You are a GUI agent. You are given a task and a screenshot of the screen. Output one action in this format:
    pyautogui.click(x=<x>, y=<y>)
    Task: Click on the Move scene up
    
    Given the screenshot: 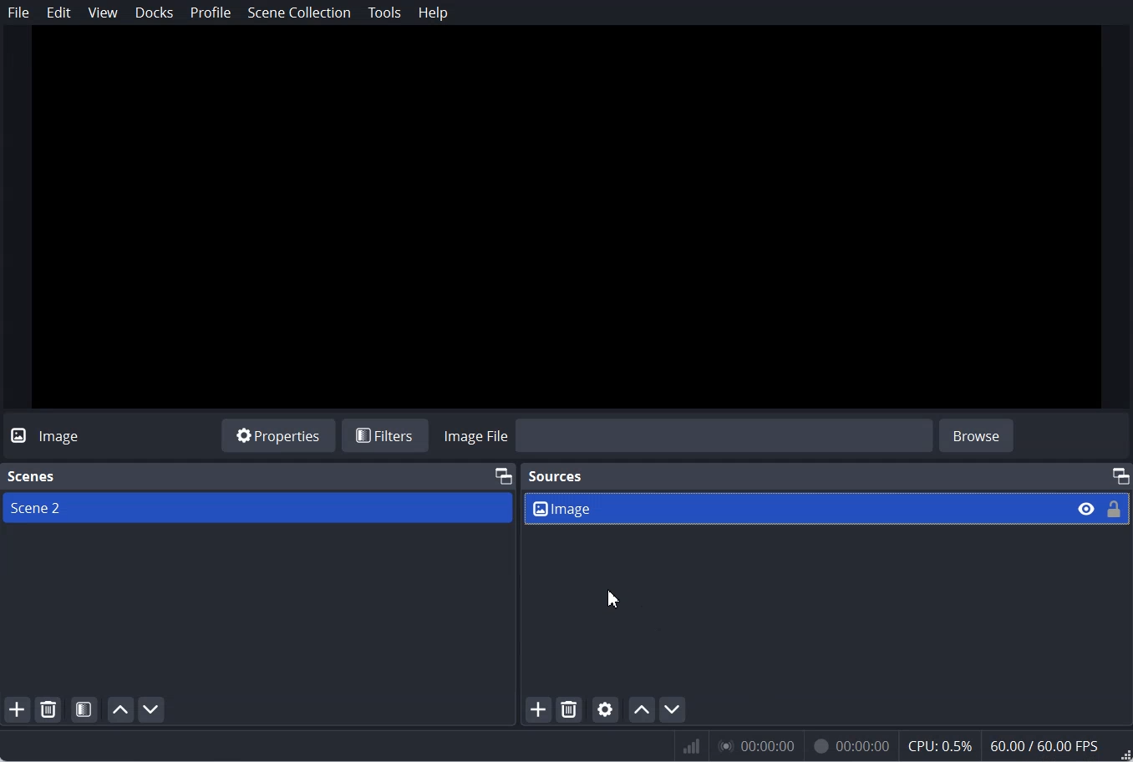 What is the action you would take?
    pyautogui.click(x=120, y=709)
    